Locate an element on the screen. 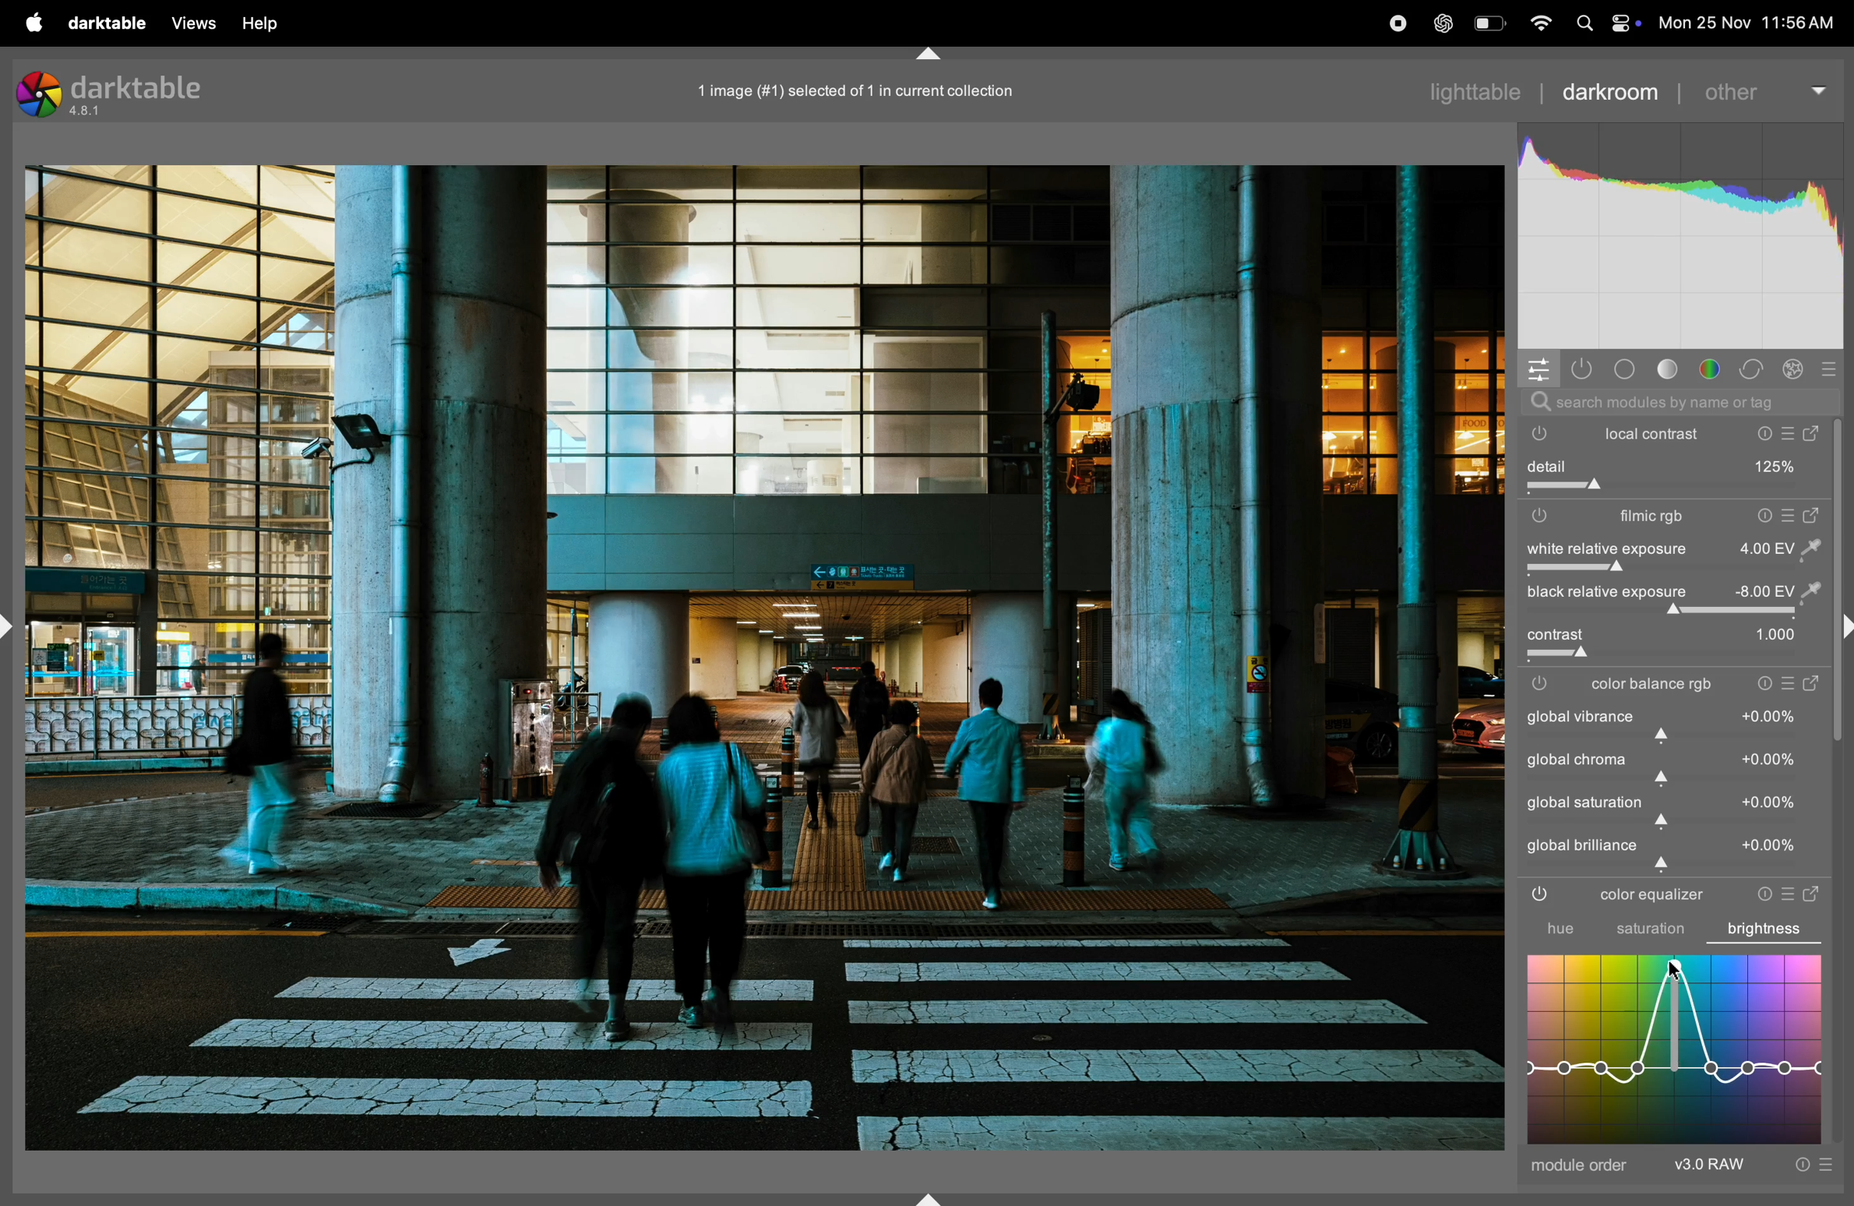 Image resolution: width=1854 pixels, height=1206 pixels. value is located at coordinates (1770, 715).